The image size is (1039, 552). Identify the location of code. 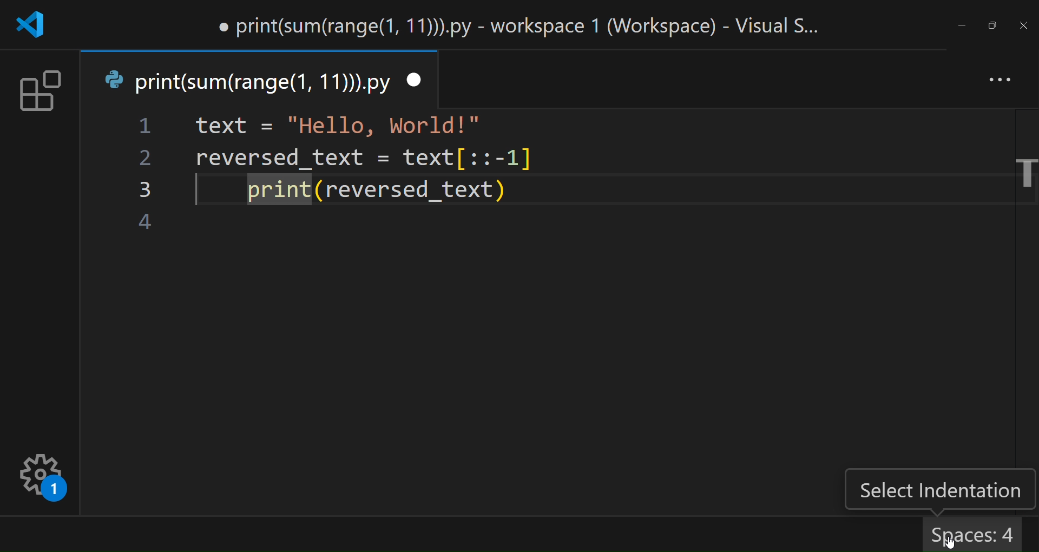
(369, 157).